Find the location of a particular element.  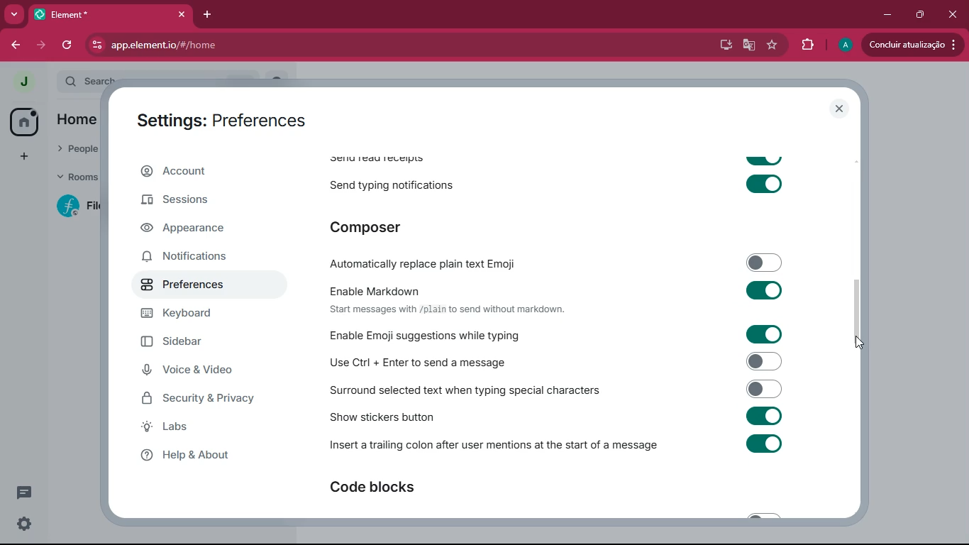

home is located at coordinates (24, 121).